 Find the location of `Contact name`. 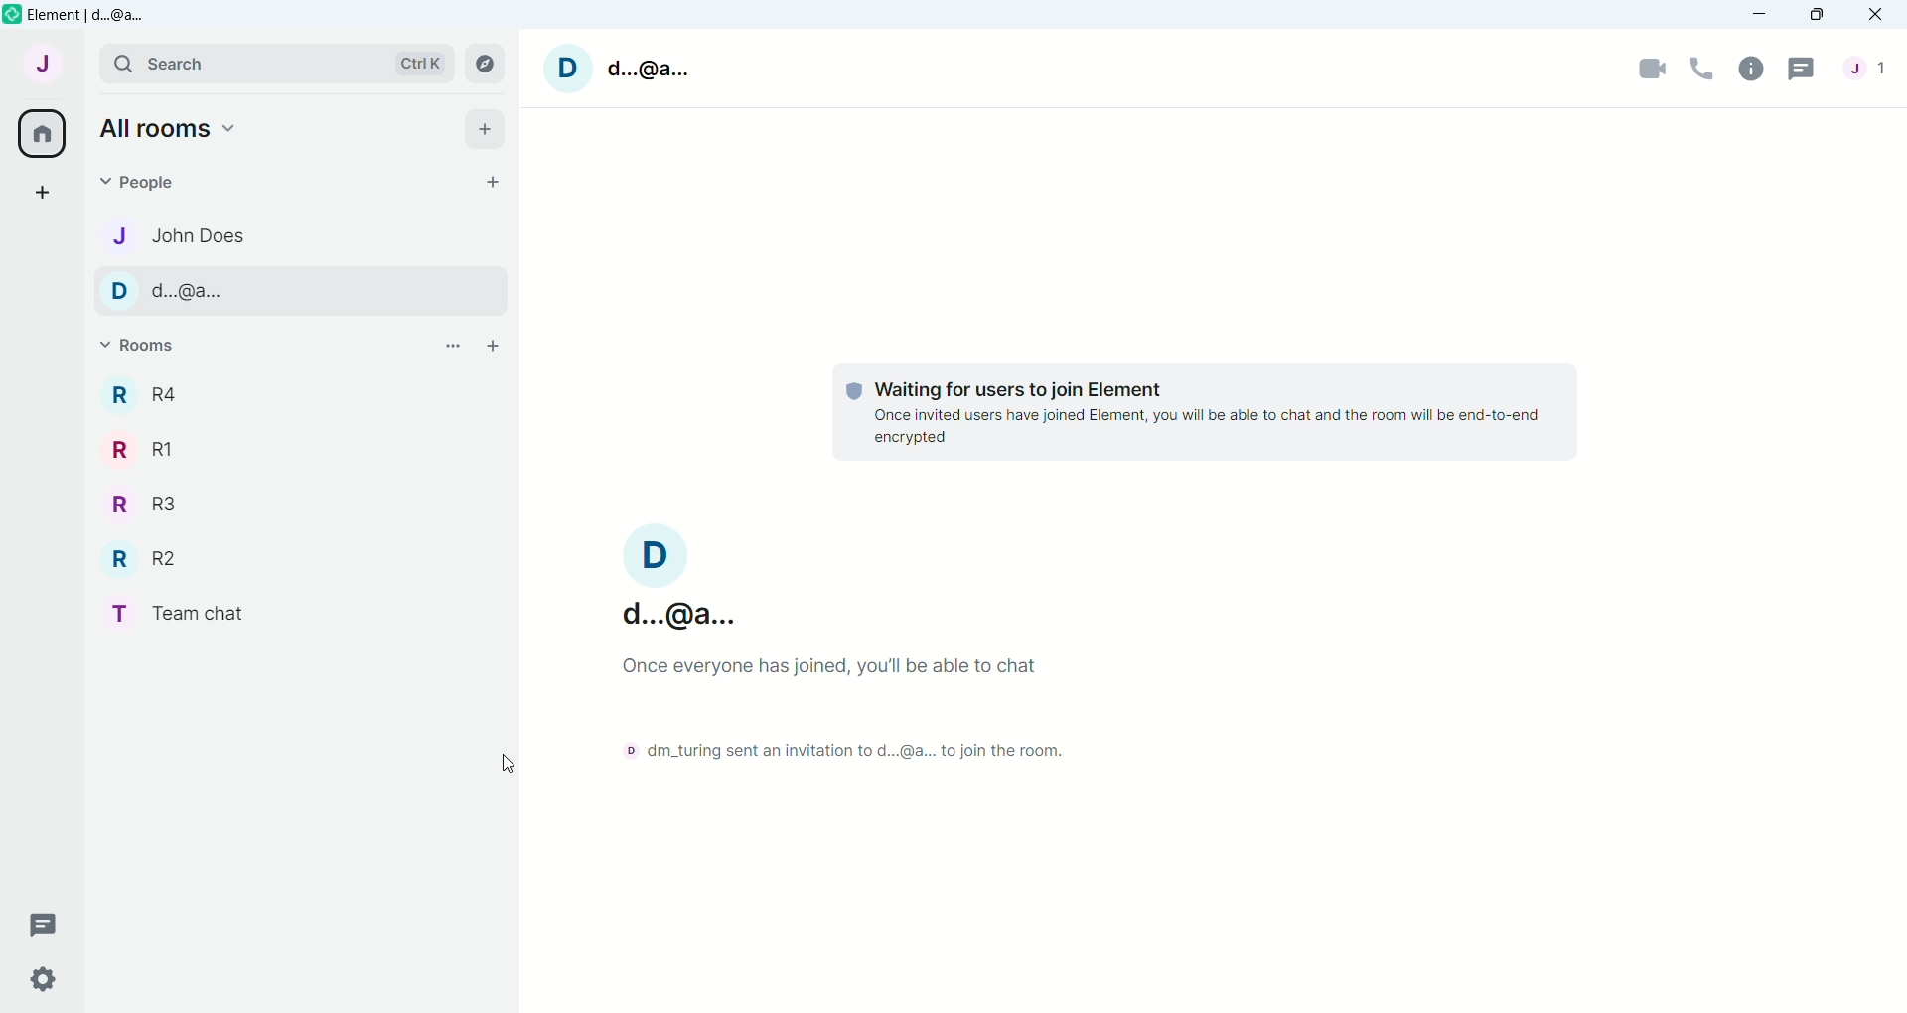

Contact name is located at coordinates (212, 233).